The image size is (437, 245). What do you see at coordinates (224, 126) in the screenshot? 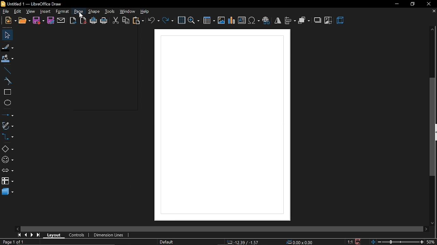
I see `canvas` at bounding box center [224, 126].